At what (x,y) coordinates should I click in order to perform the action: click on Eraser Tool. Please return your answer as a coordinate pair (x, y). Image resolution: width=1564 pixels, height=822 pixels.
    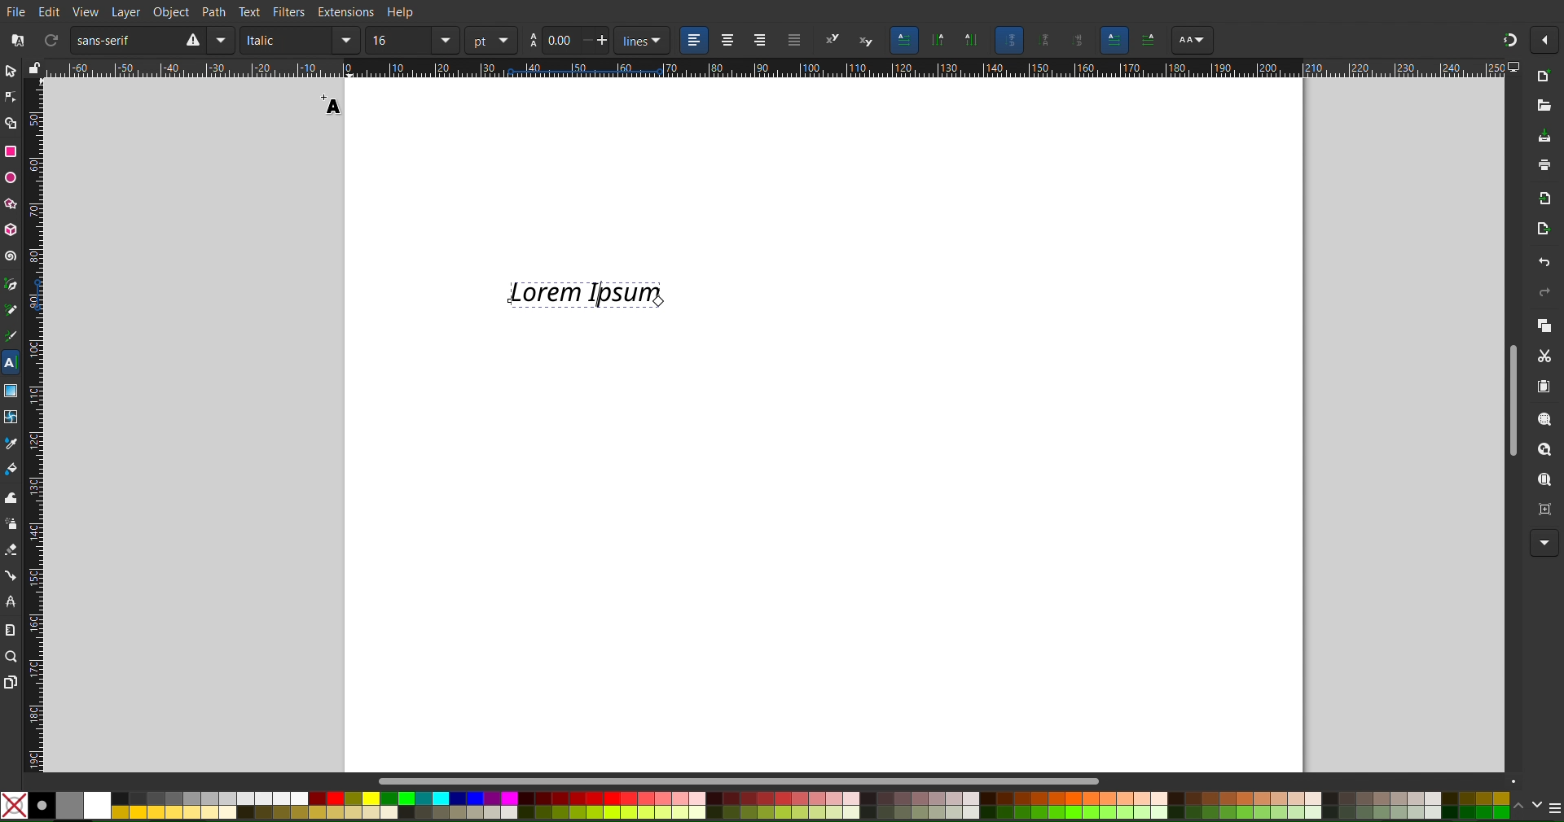
    Looking at the image, I should click on (11, 549).